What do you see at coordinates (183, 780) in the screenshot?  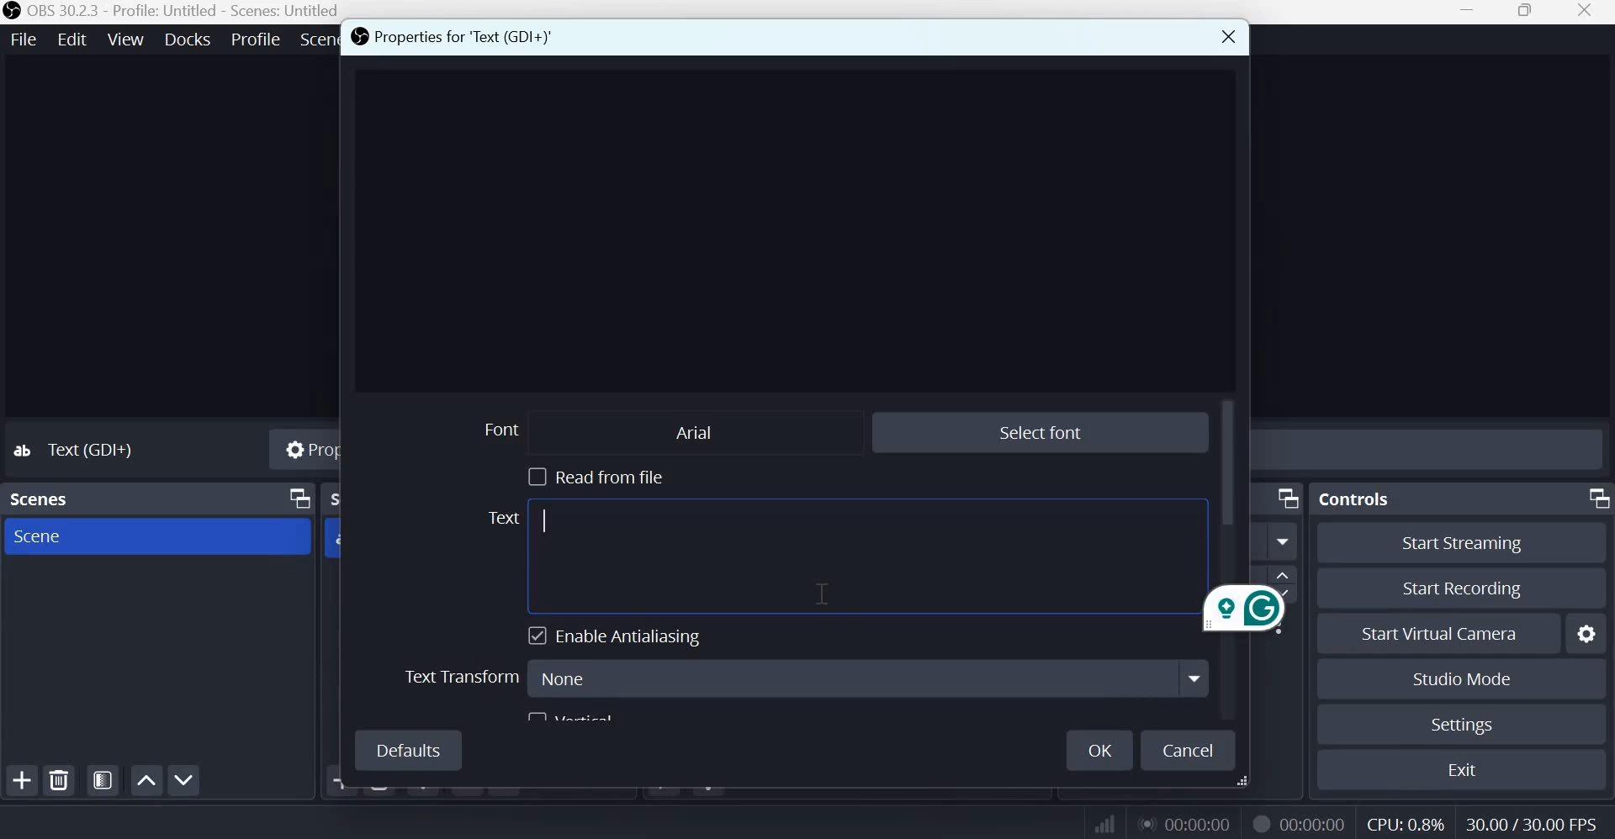 I see `Move scene up` at bounding box center [183, 780].